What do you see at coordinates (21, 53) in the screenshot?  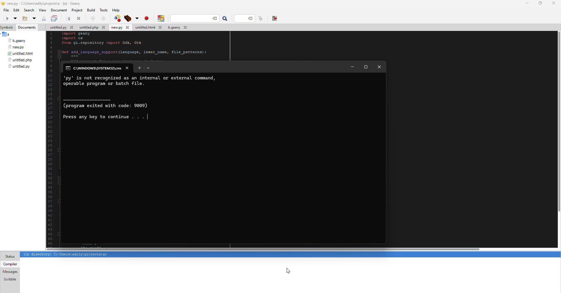 I see `file` at bounding box center [21, 53].